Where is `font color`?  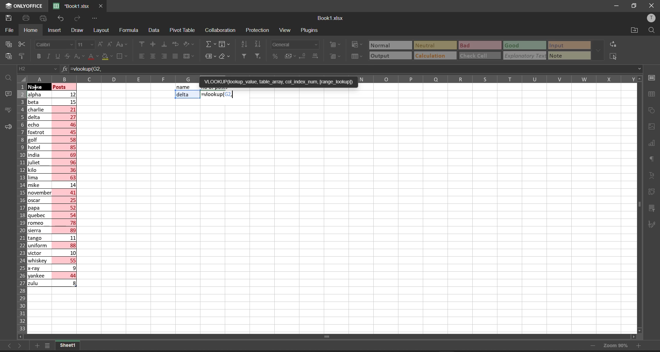
font color is located at coordinates (92, 56).